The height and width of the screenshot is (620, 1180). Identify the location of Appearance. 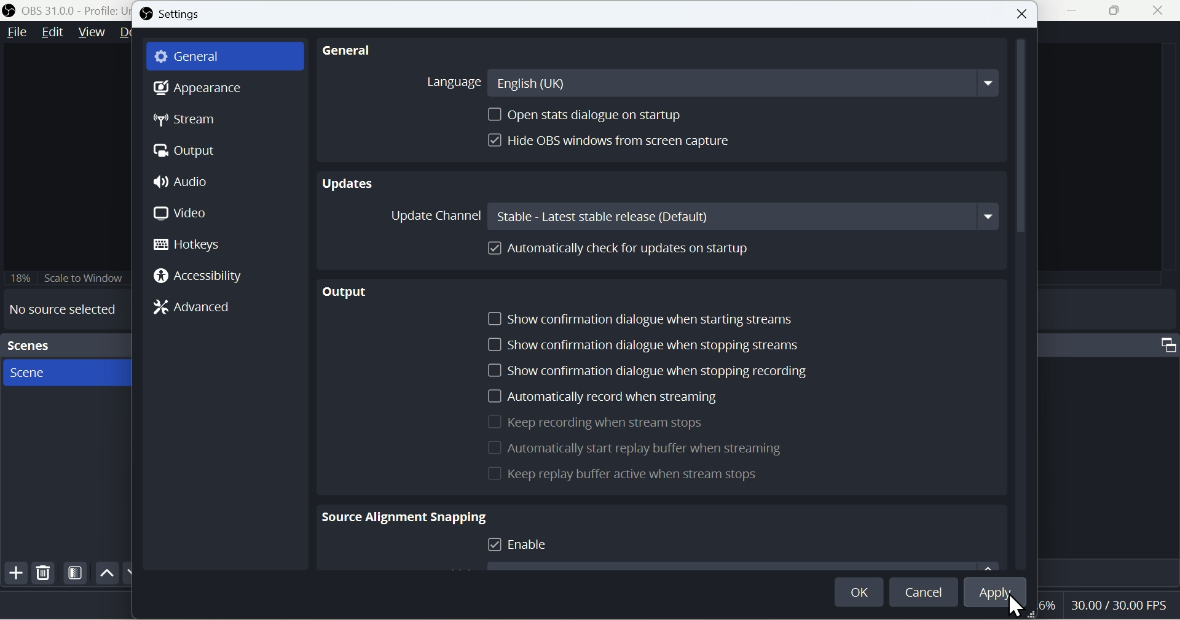
(195, 88).